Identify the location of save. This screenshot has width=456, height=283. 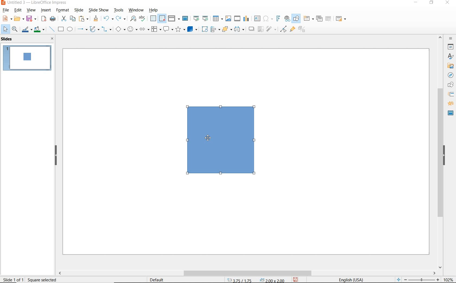
(295, 280).